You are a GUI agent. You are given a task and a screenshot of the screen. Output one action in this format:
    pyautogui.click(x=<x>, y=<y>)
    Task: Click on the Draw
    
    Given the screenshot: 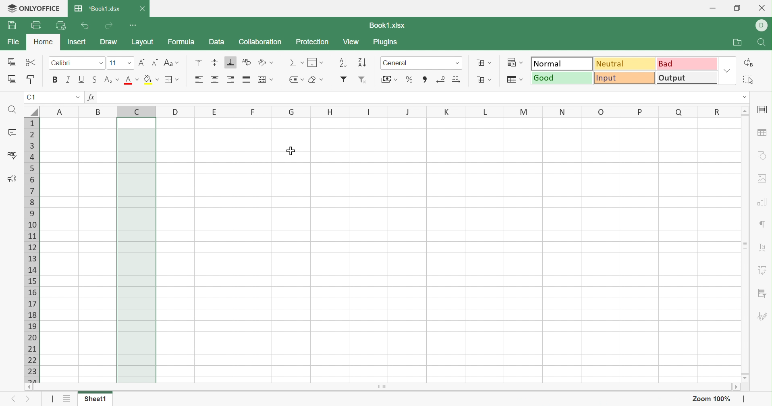 What is the action you would take?
    pyautogui.click(x=110, y=42)
    